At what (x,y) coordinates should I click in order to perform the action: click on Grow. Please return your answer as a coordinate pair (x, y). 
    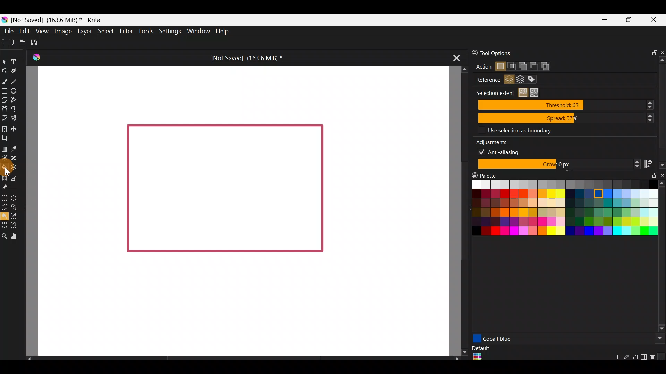
    Looking at the image, I should click on (558, 164).